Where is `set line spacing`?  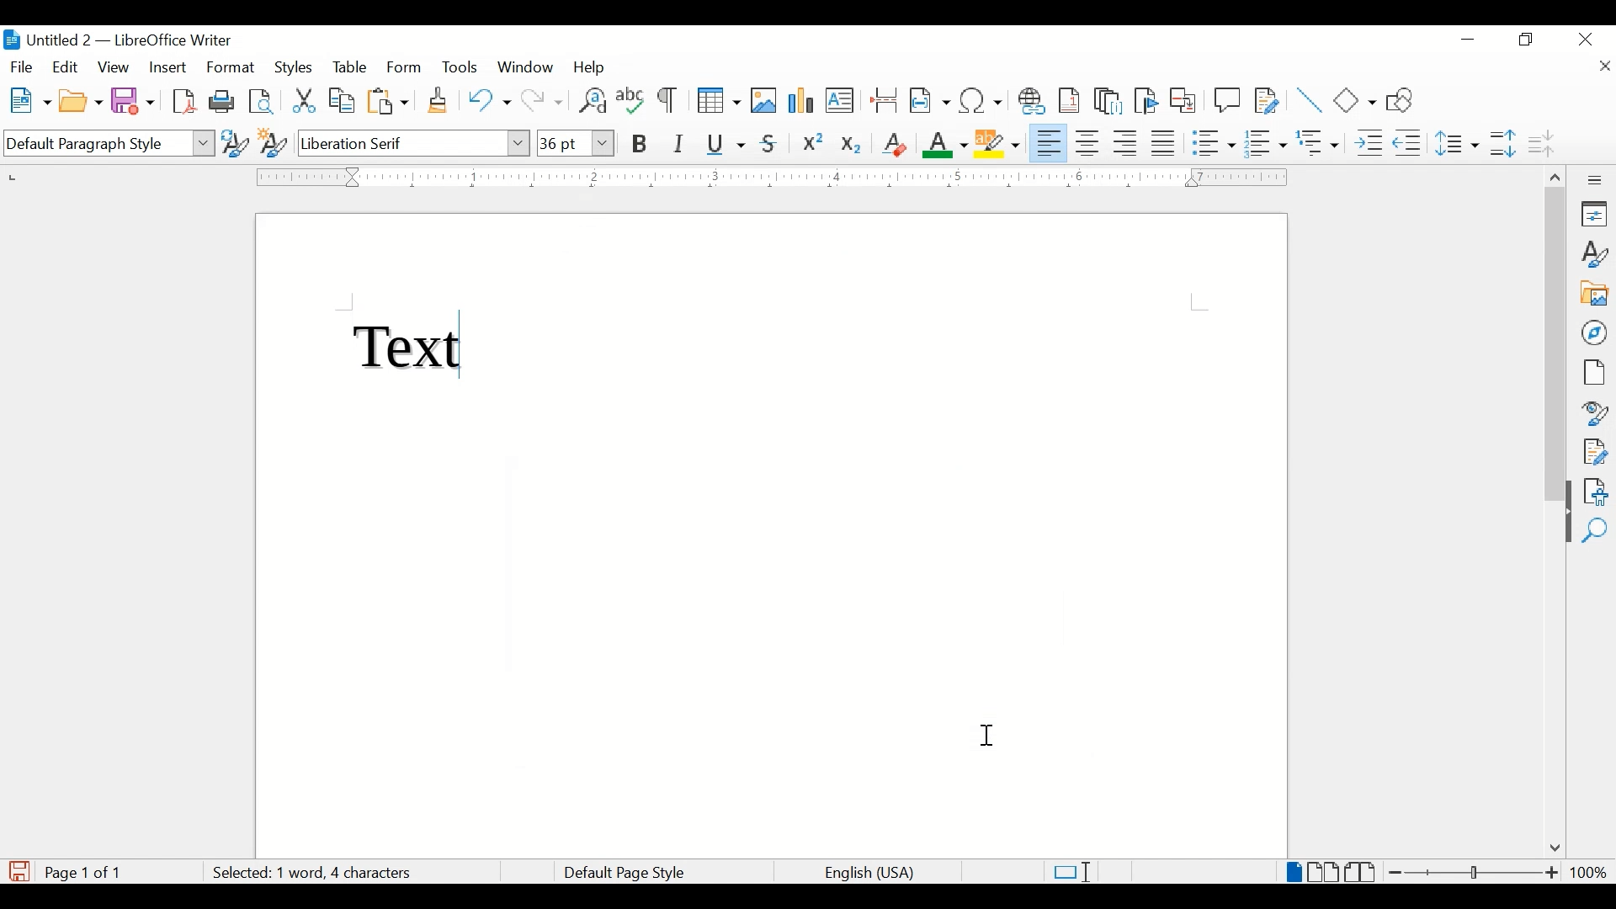 set line spacing is located at coordinates (1459, 143).